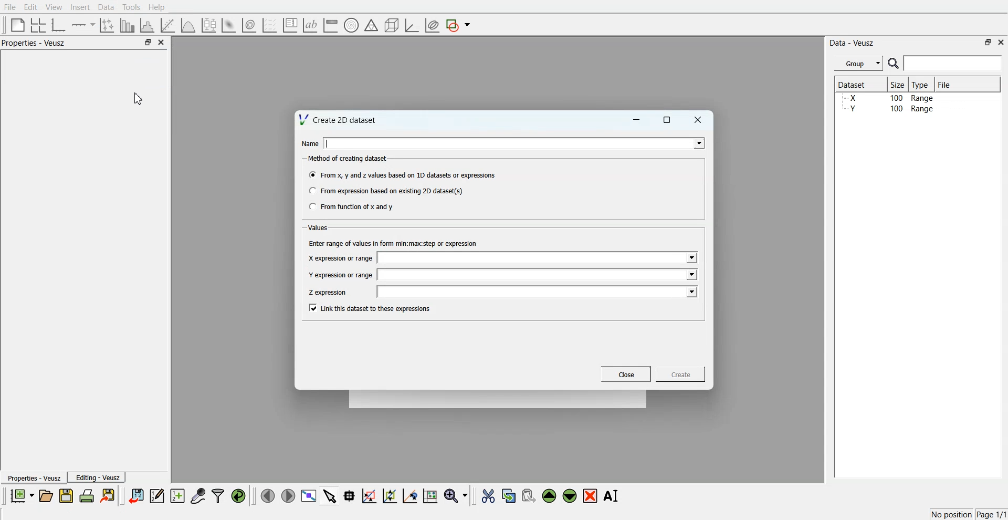  What do you see at coordinates (249, 25) in the screenshot?
I see `3D Volume` at bounding box center [249, 25].